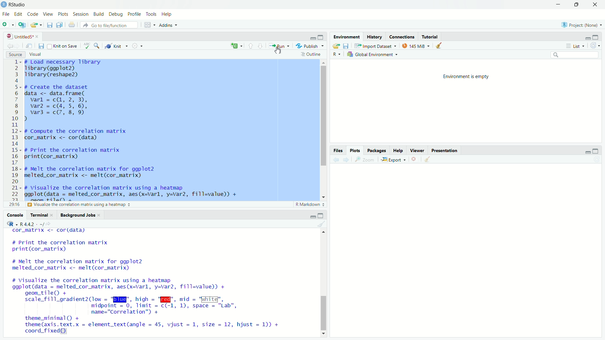  Describe the element at coordinates (323, 224) in the screenshot. I see `clear console` at that location.